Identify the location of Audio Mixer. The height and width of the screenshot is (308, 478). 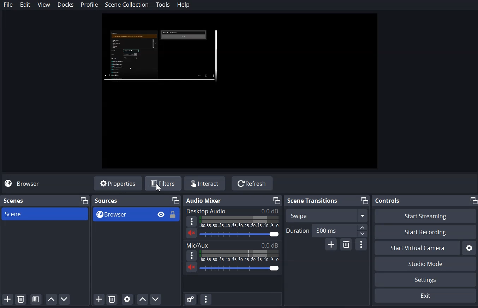
(204, 201).